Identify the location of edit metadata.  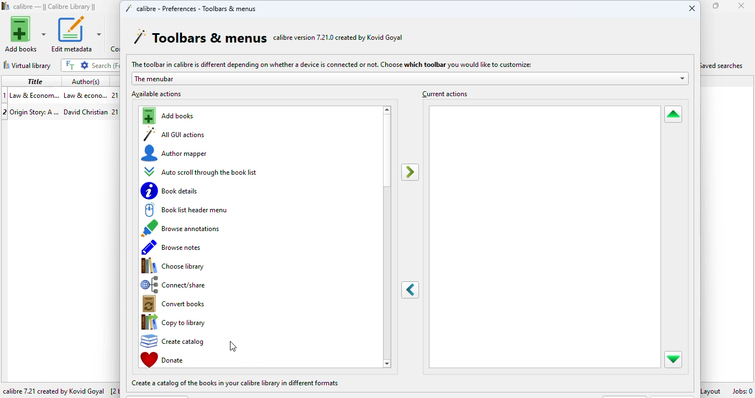
(76, 34).